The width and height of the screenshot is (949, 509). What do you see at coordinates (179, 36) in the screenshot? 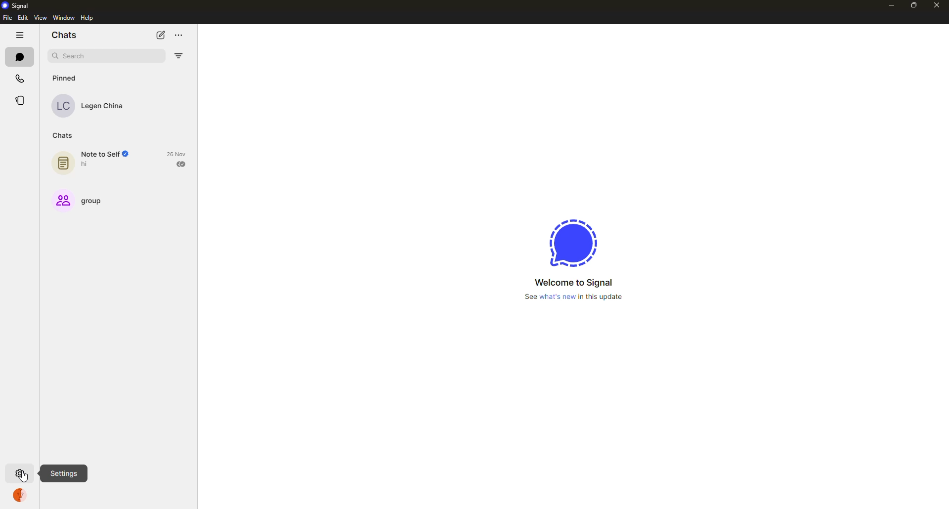
I see `more` at bounding box center [179, 36].